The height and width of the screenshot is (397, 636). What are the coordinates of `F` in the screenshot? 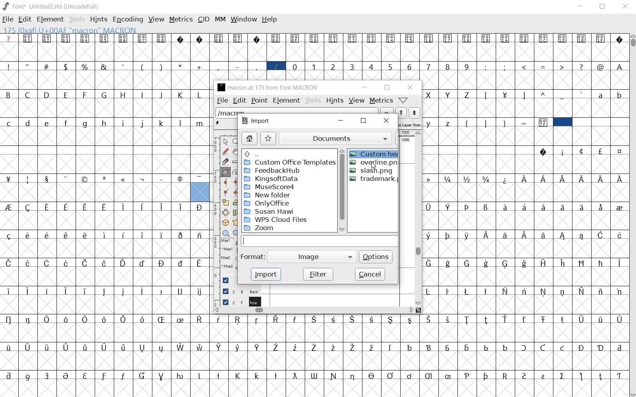 It's located at (86, 94).